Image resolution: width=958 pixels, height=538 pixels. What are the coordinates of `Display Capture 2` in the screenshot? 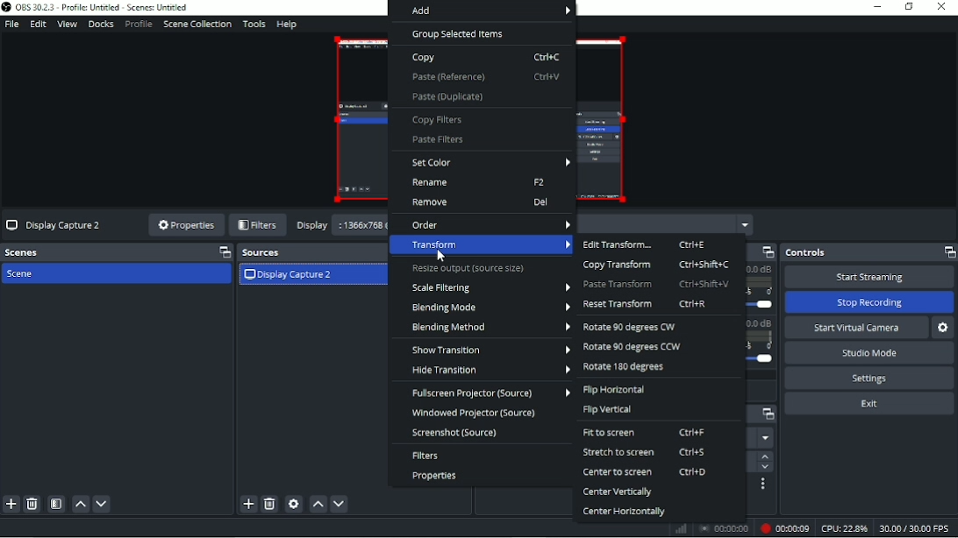 It's located at (289, 276).